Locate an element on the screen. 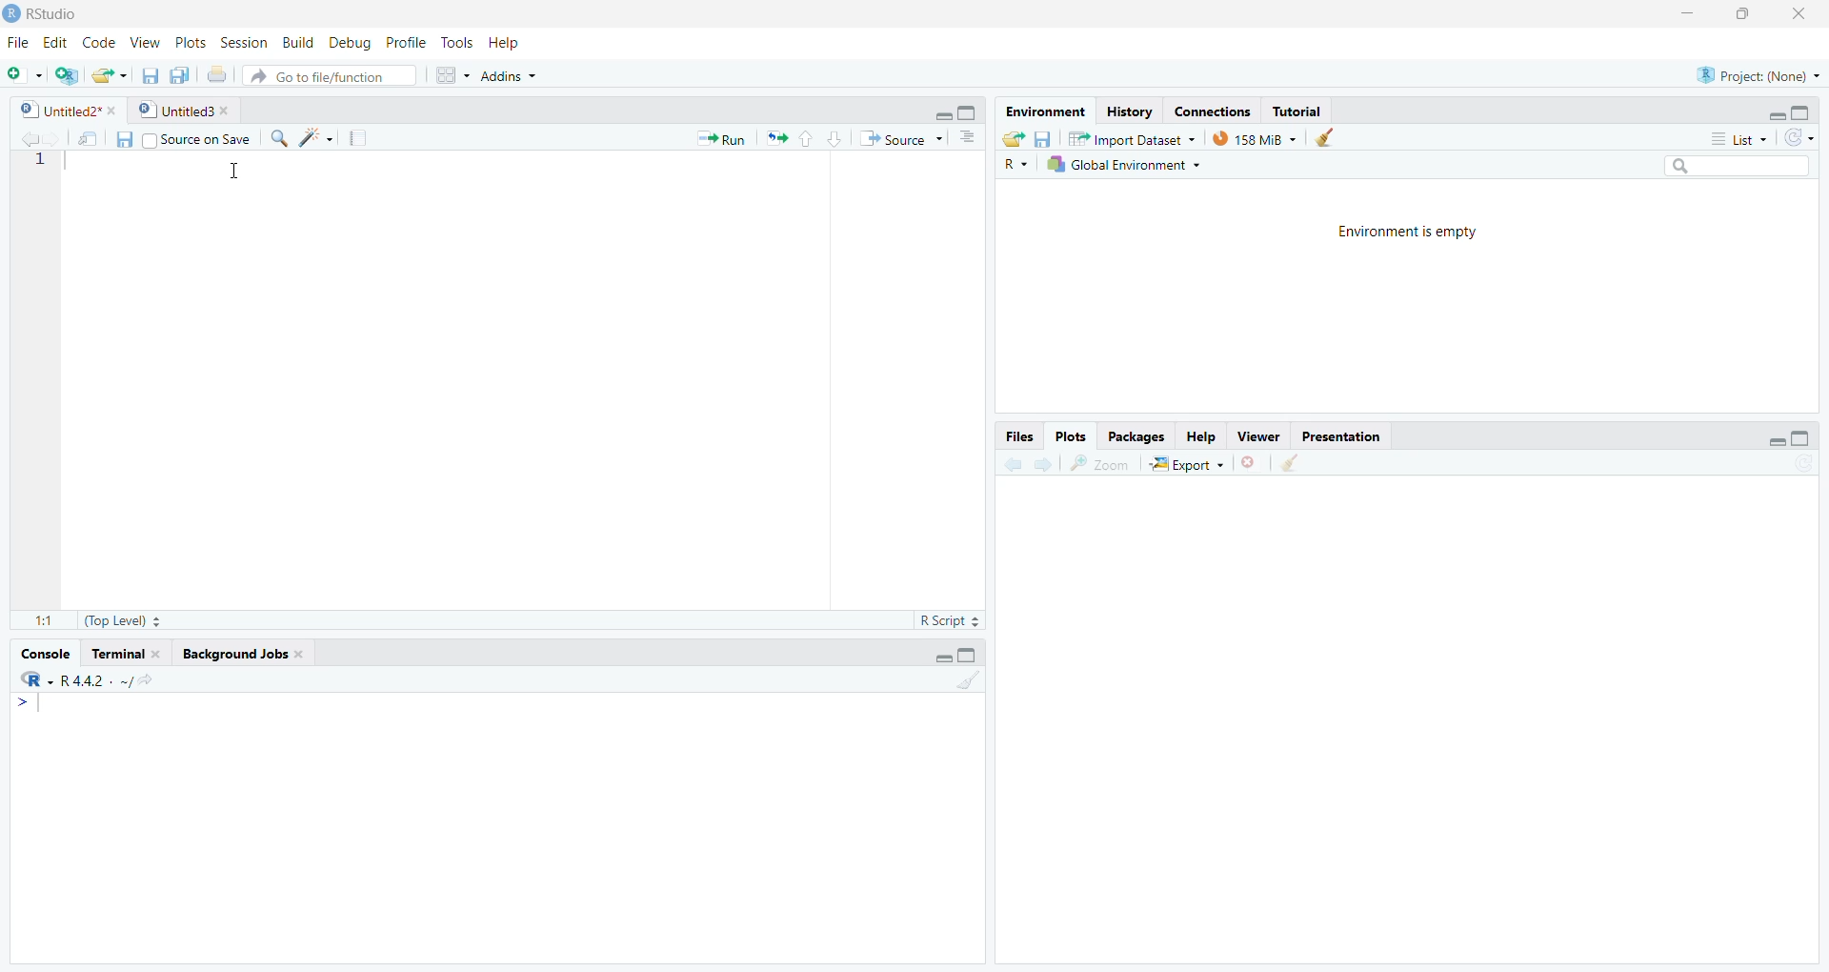 The width and height of the screenshot is (1829, 972). text cursor is located at coordinates (231, 168).